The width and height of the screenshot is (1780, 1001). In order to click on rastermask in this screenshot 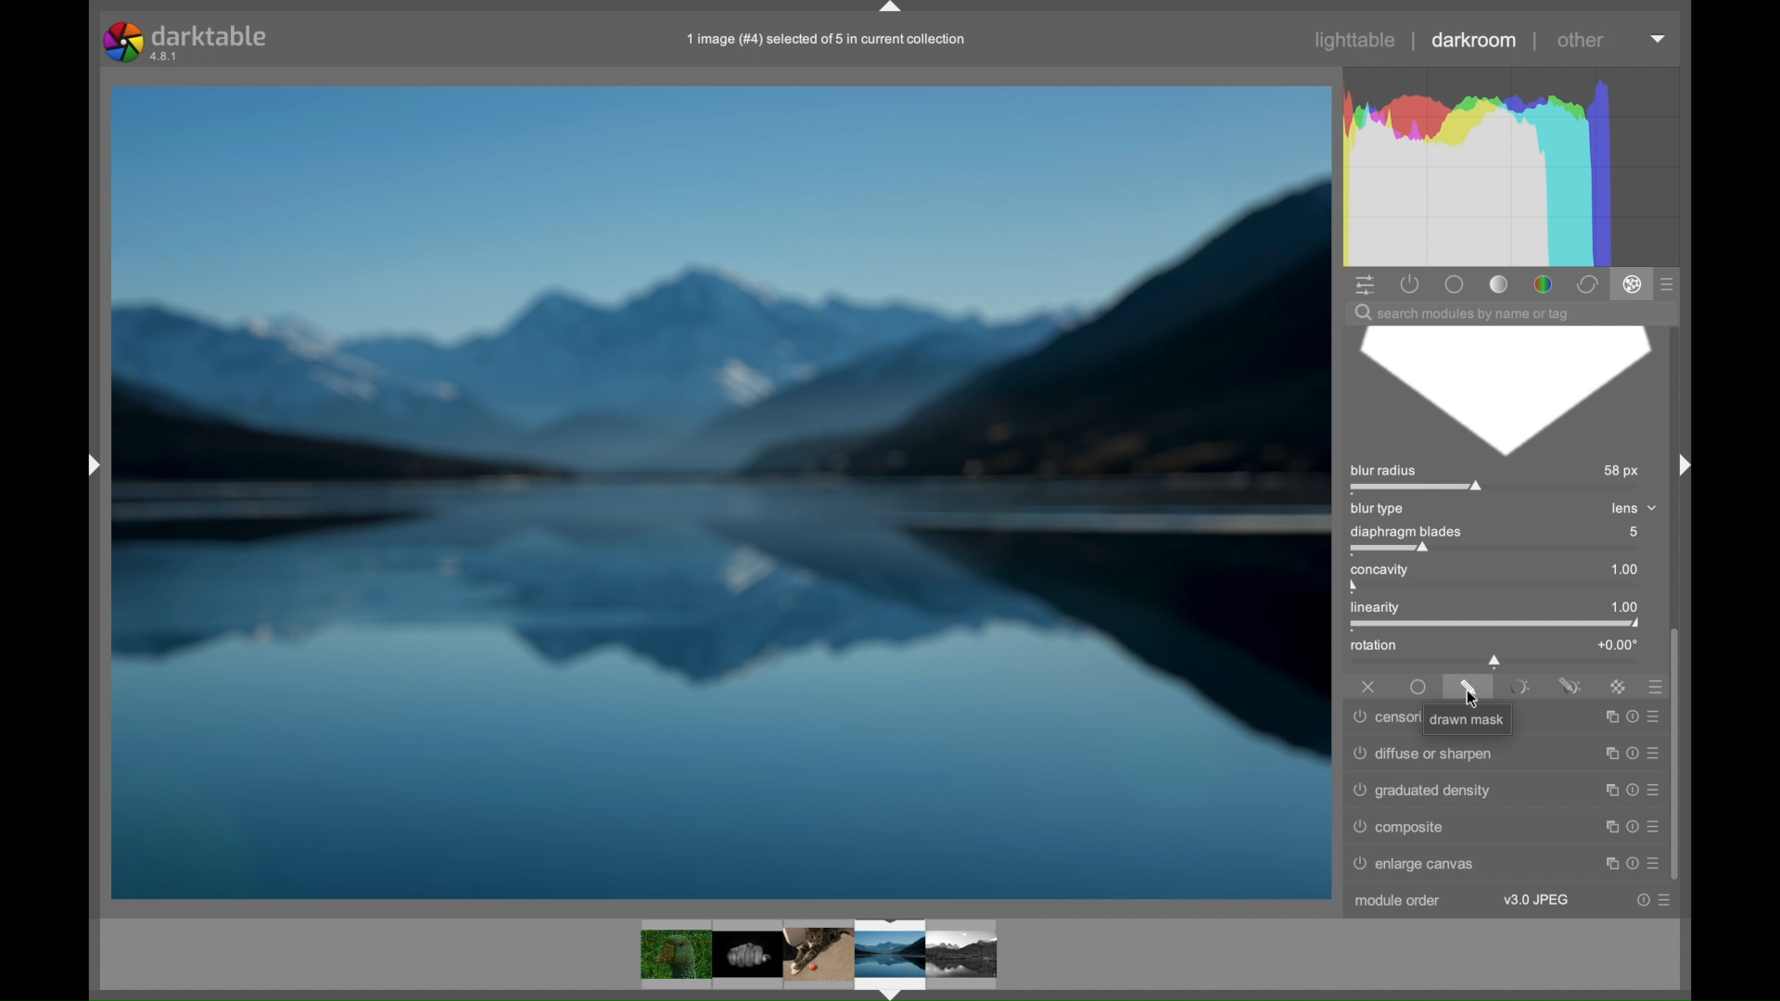, I will do `click(1617, 686)`.